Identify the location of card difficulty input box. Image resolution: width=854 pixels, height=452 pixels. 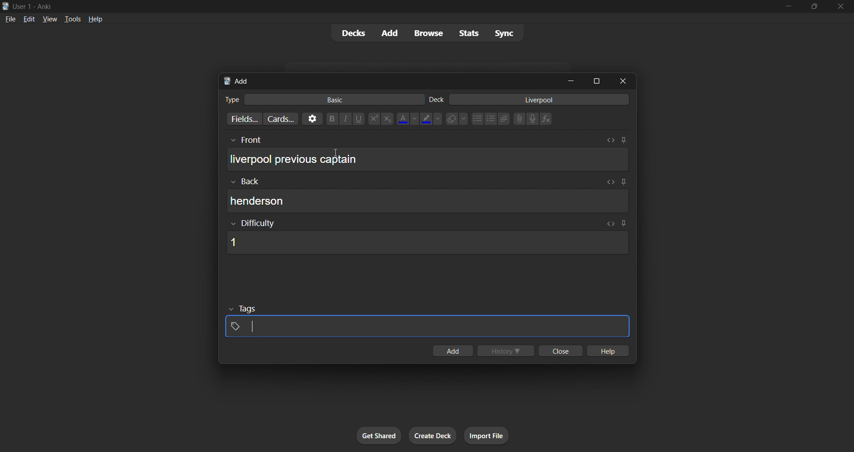
(425, 237).